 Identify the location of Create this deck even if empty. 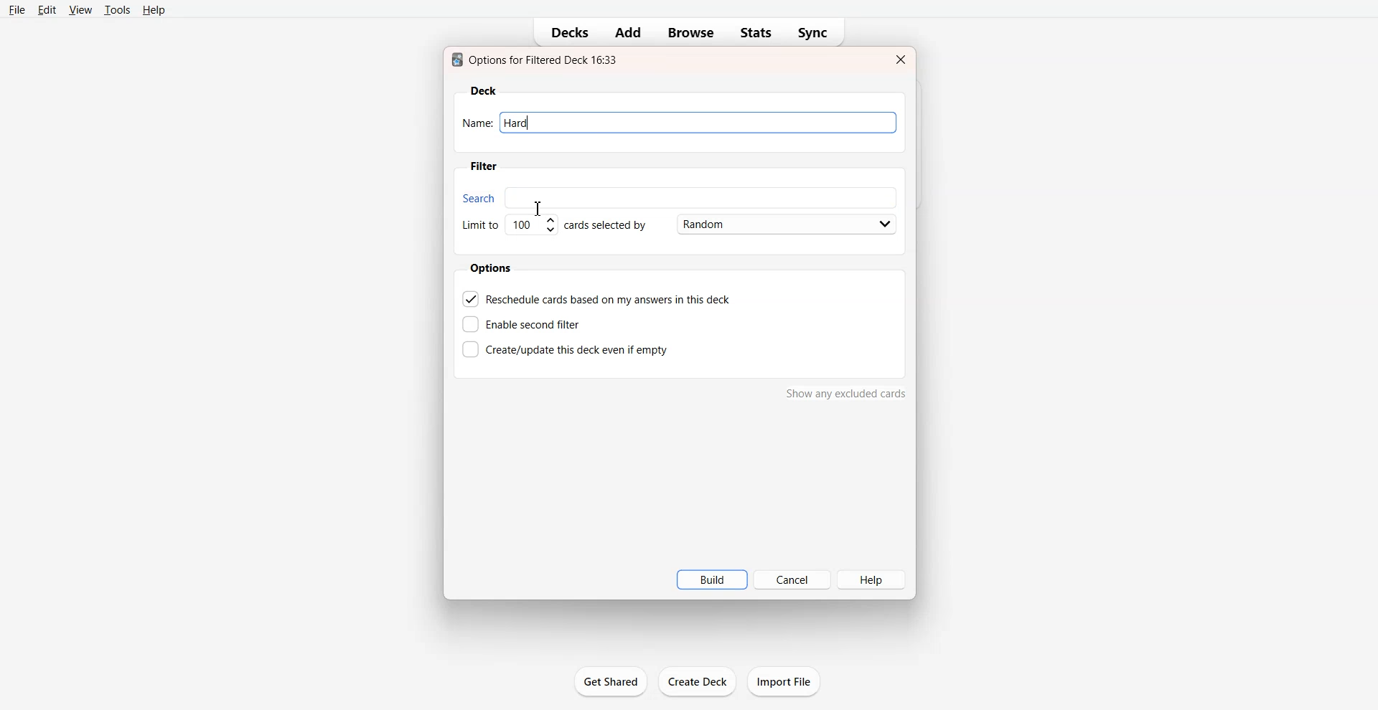
(565, 348).